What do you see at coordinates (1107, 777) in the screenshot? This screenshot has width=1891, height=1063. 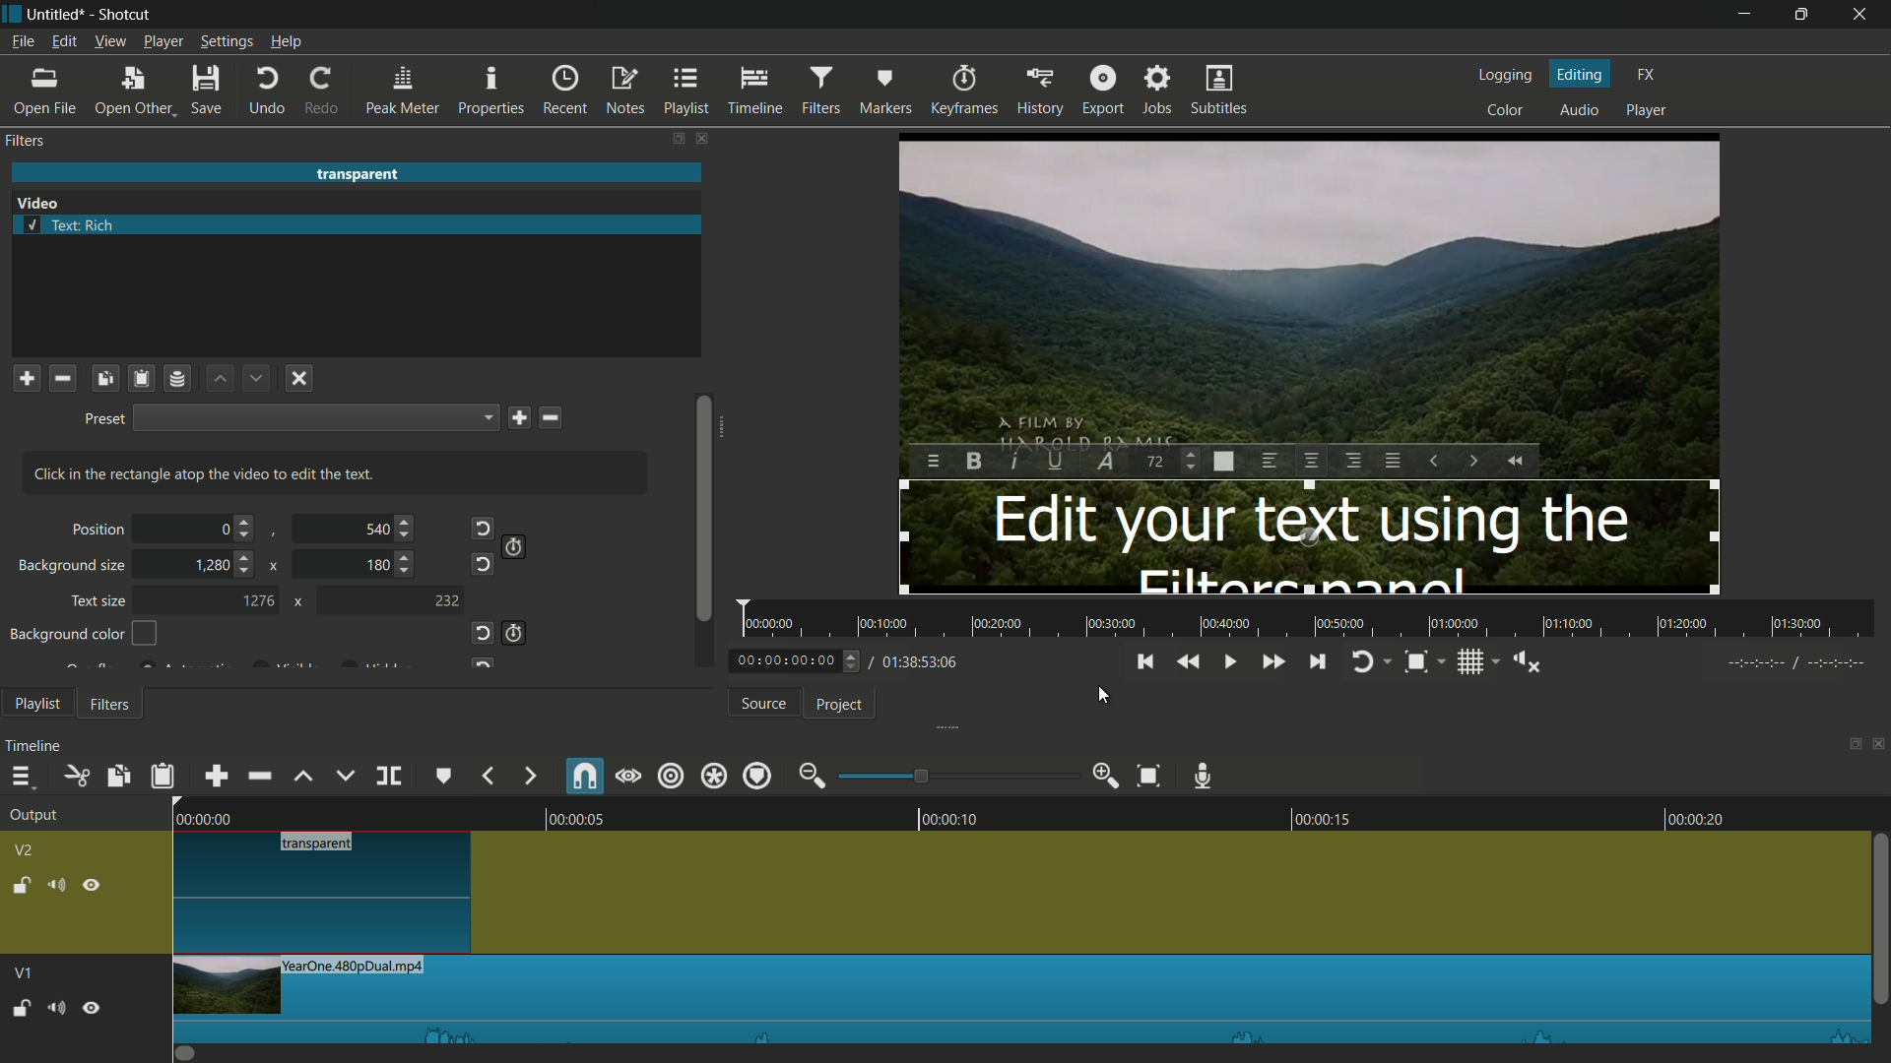 I see `zoom in` at bounding box center [1107, 777].